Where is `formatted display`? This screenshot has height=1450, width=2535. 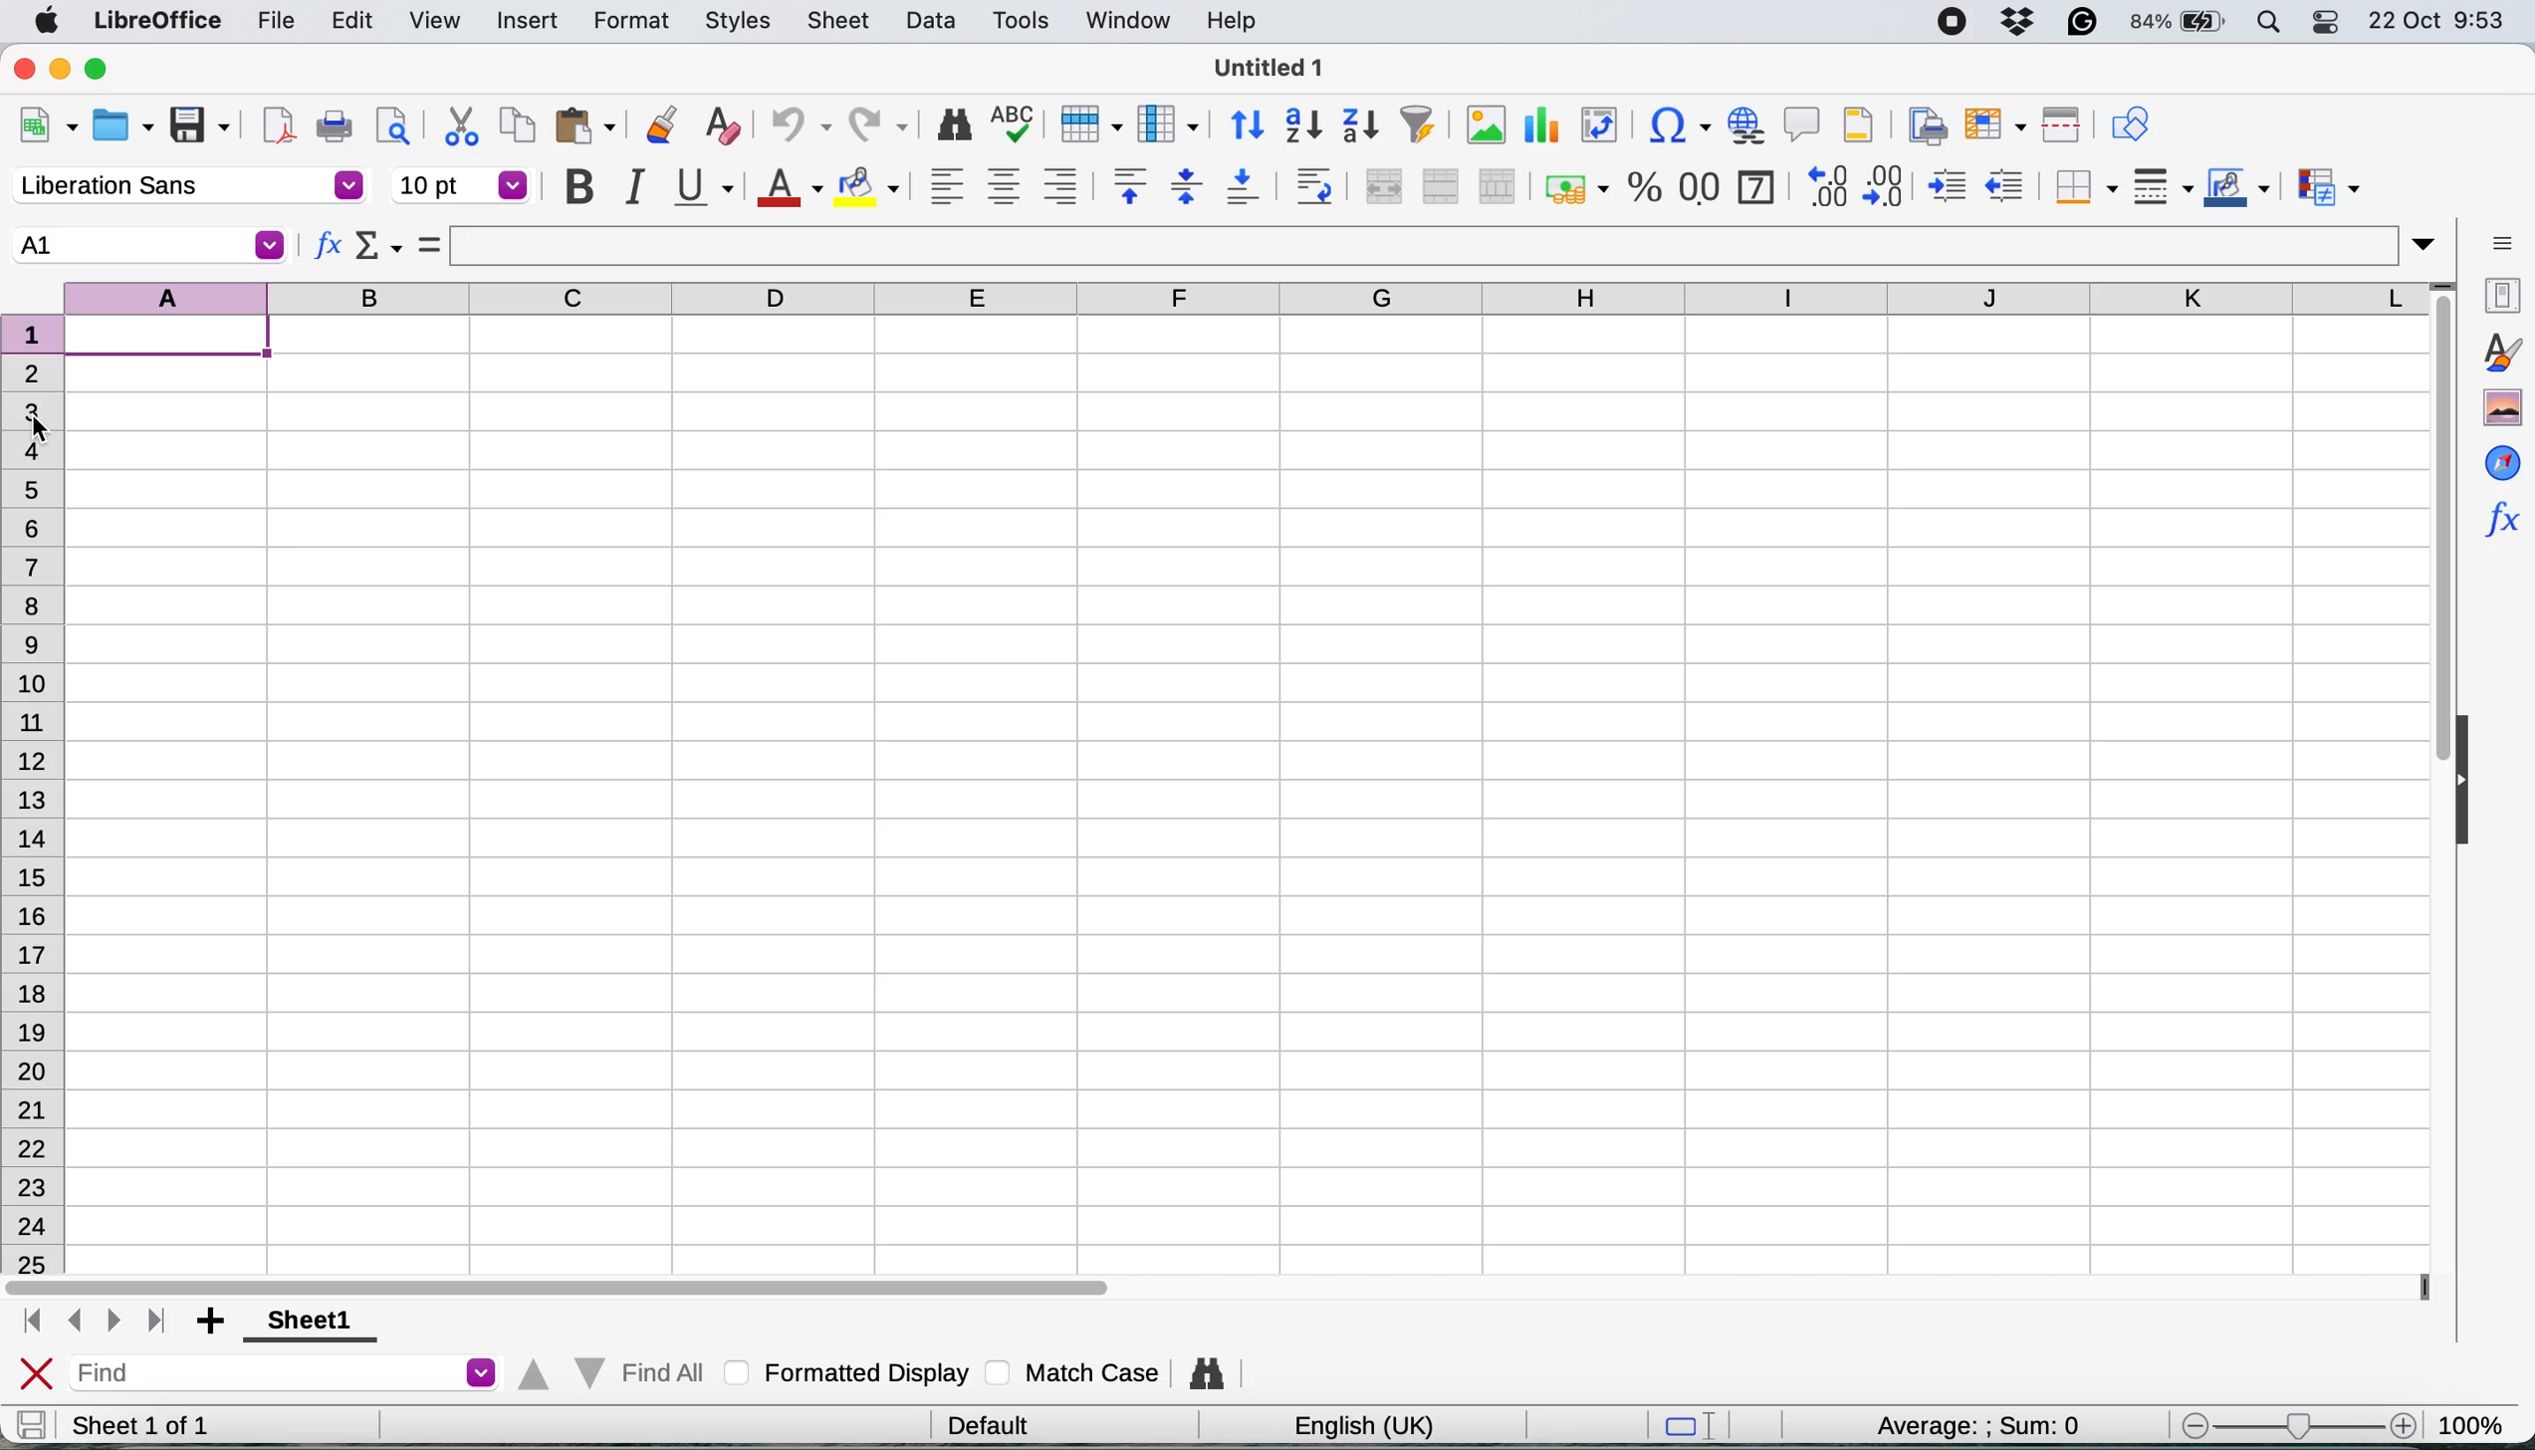 formatted display is located at coordinates (851, 1369).